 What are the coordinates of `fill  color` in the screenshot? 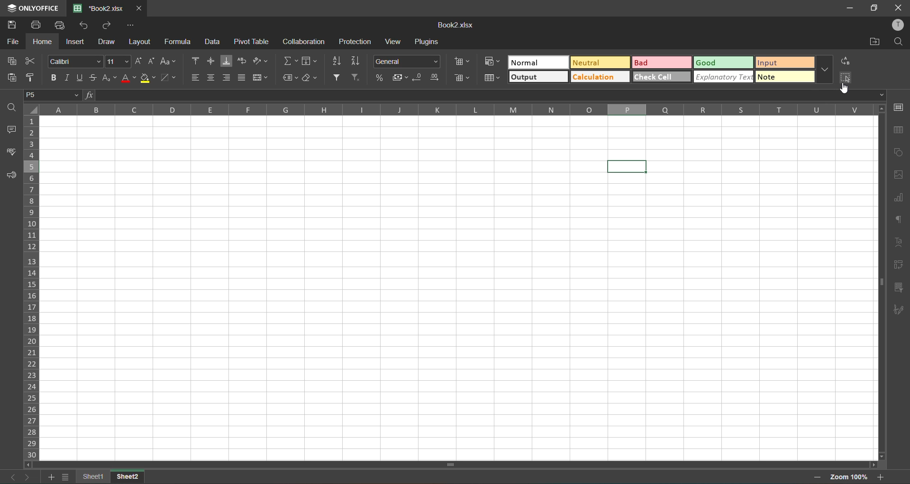 It's located at (149, 79).